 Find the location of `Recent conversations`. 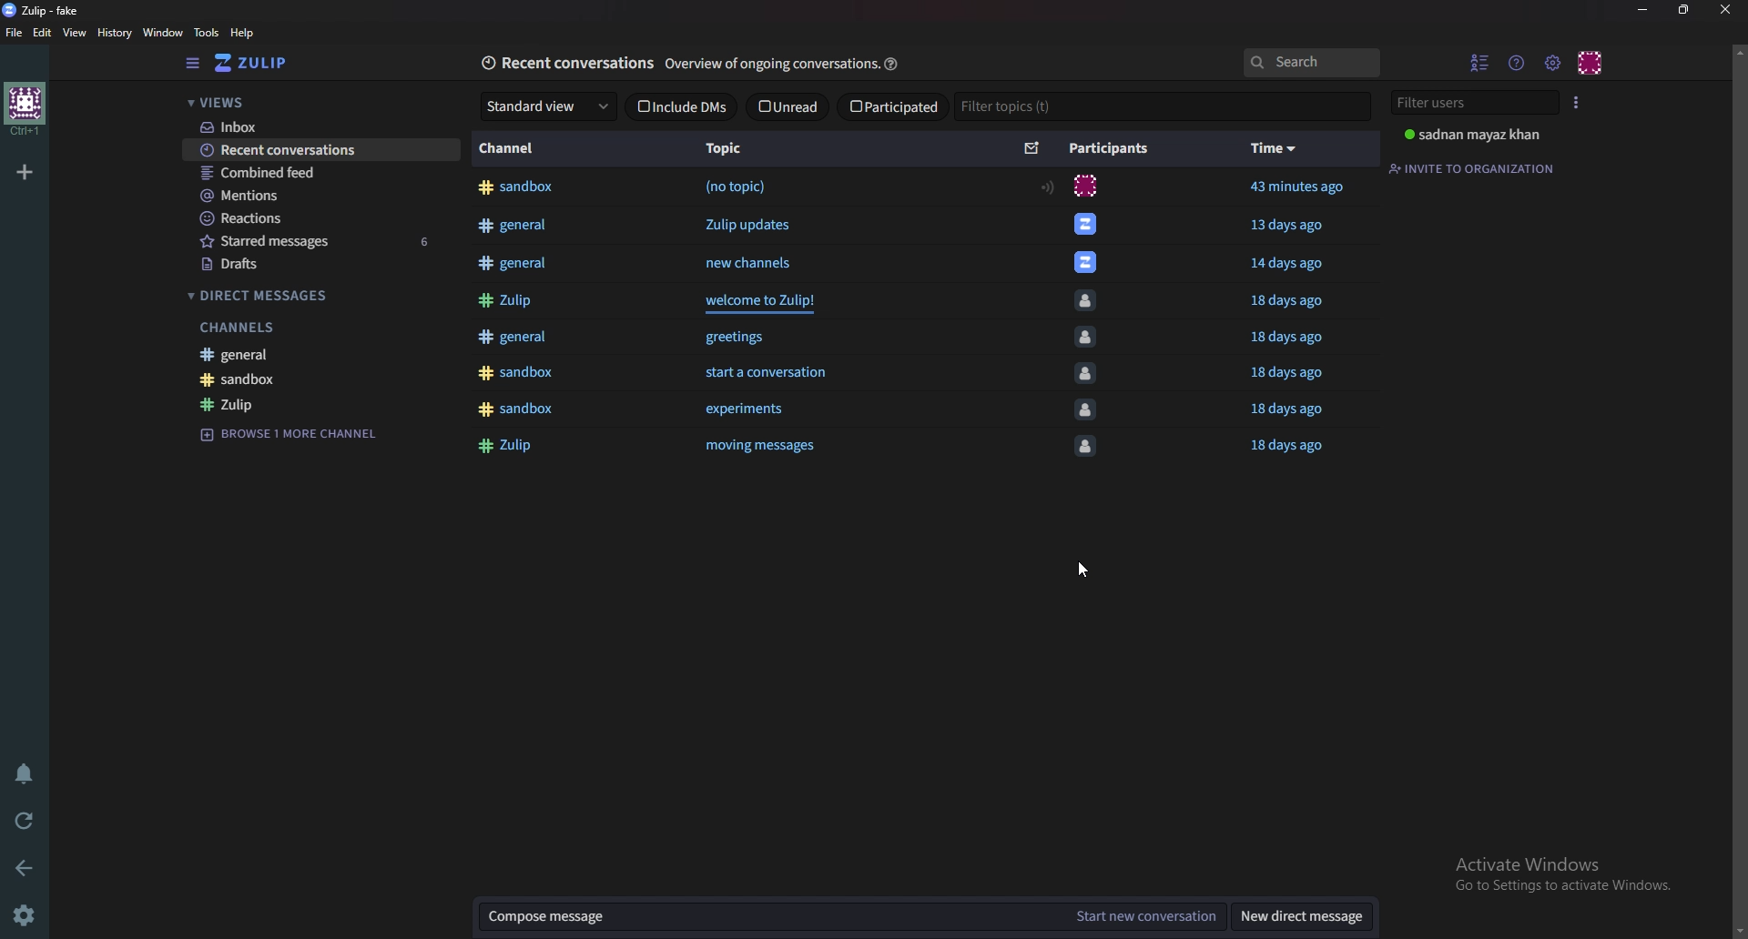

Recent conversations is located at coordinates (565, 62).